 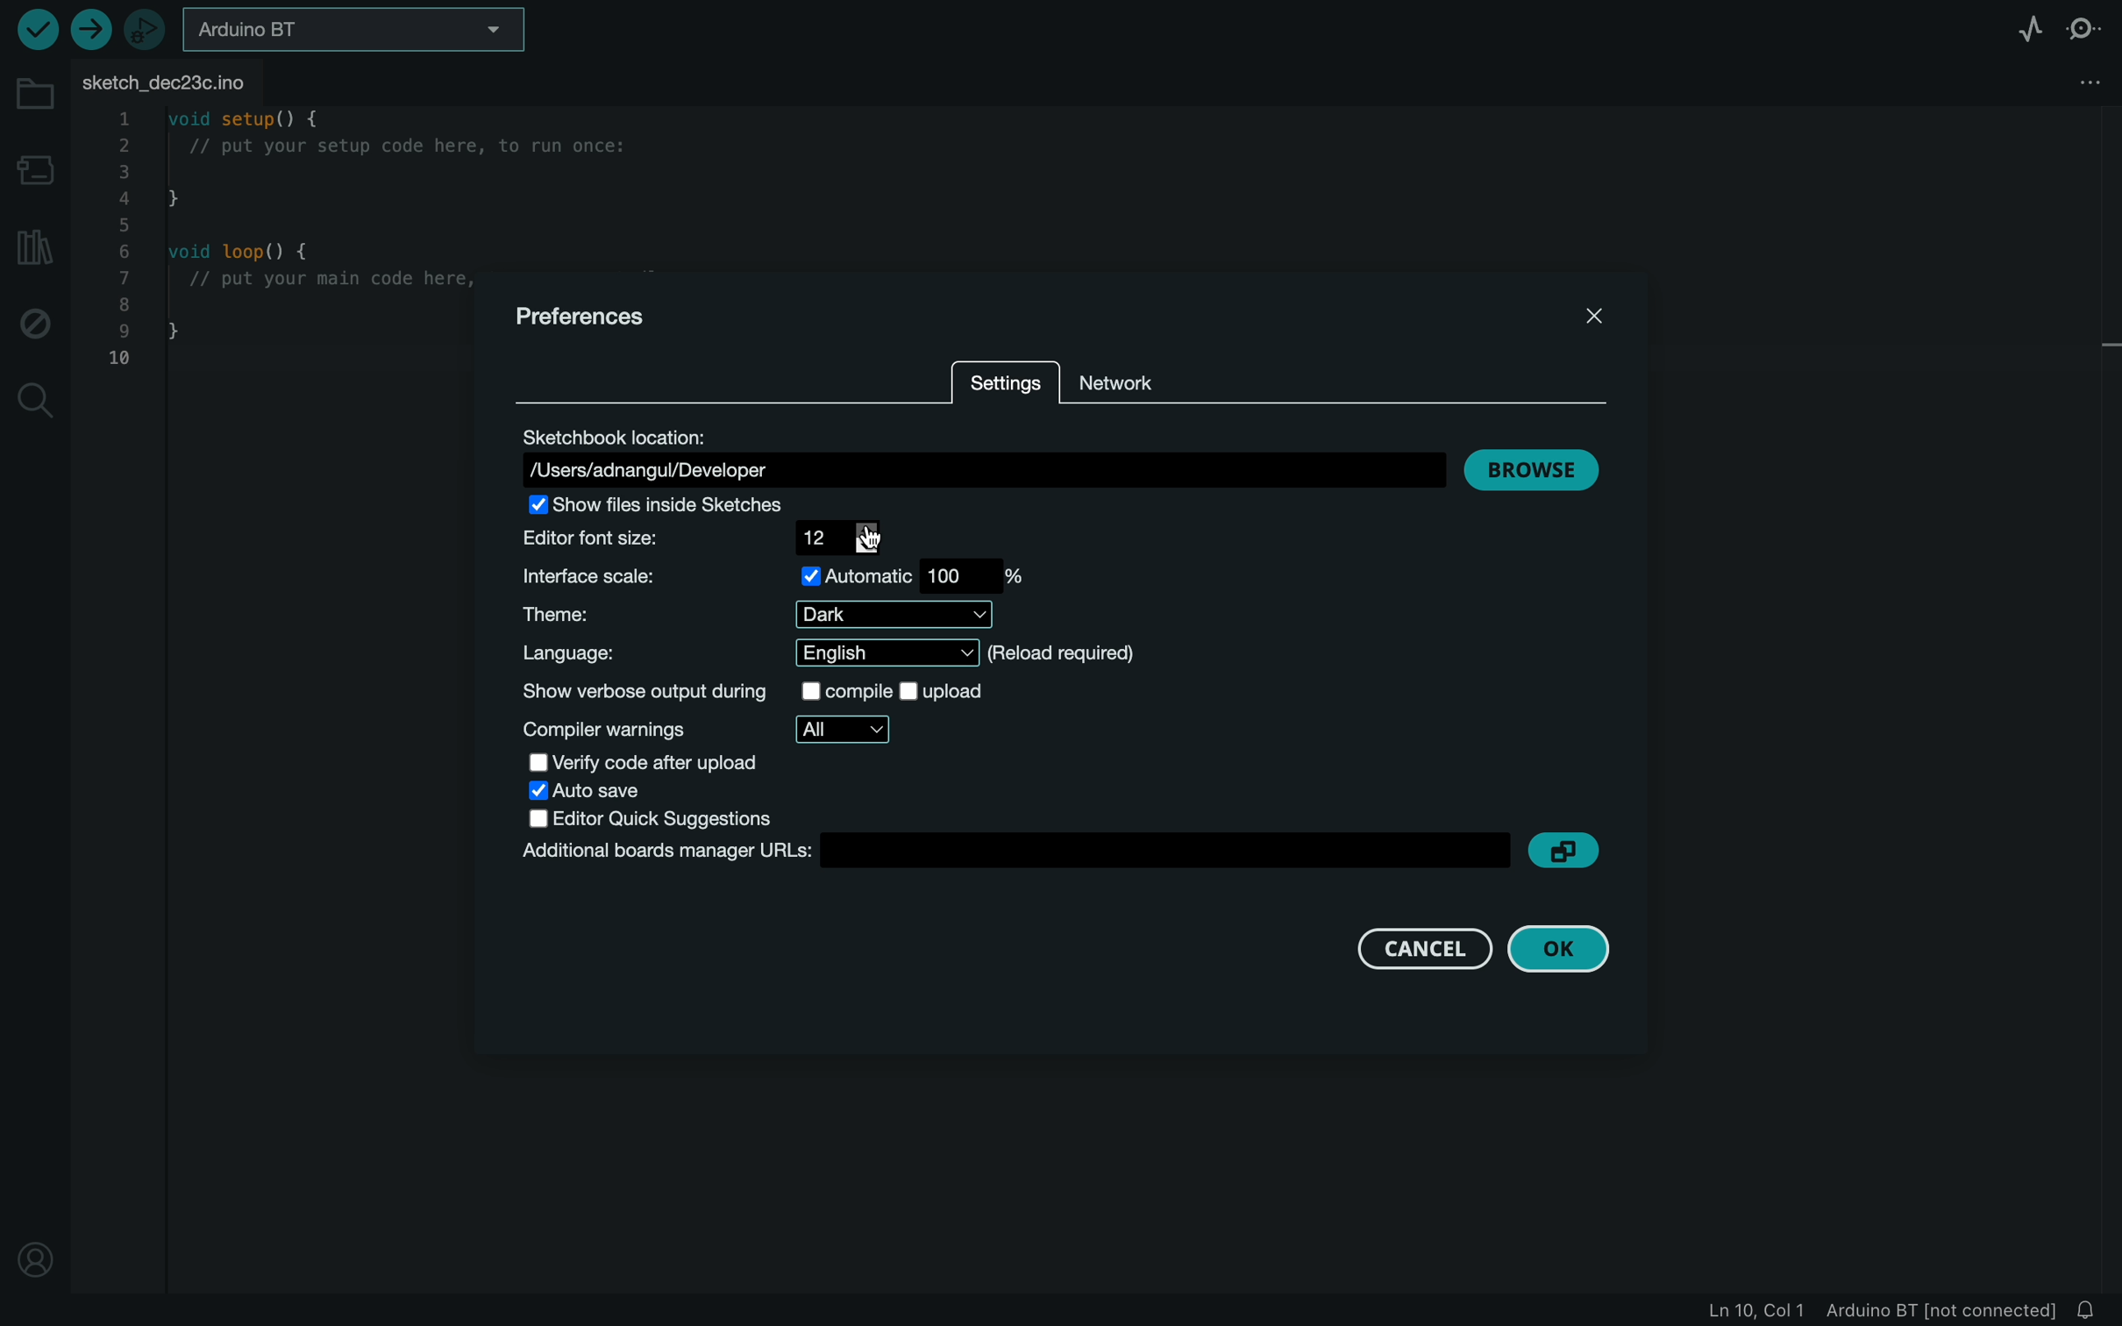 I want to click on debugger, so click(x=145, y=27).